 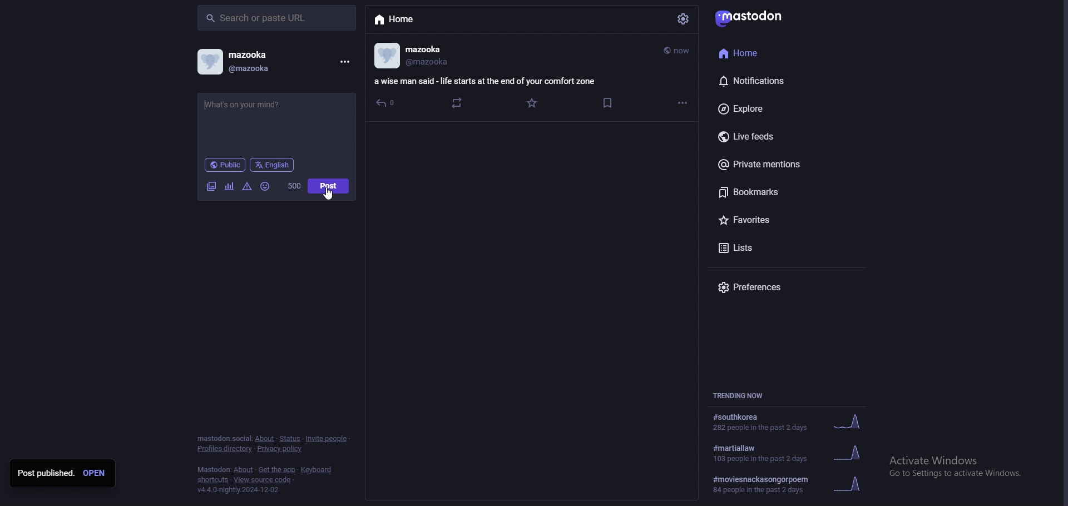 I want to click on mastodon, so click(x=767, y=17).